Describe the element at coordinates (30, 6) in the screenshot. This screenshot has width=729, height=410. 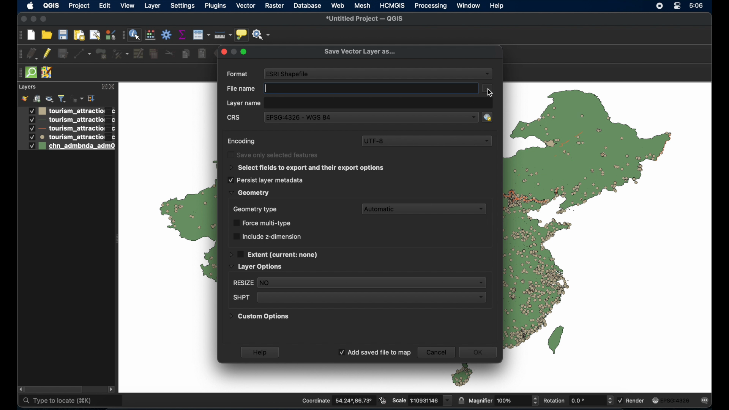
I see `apple icon` at that location.